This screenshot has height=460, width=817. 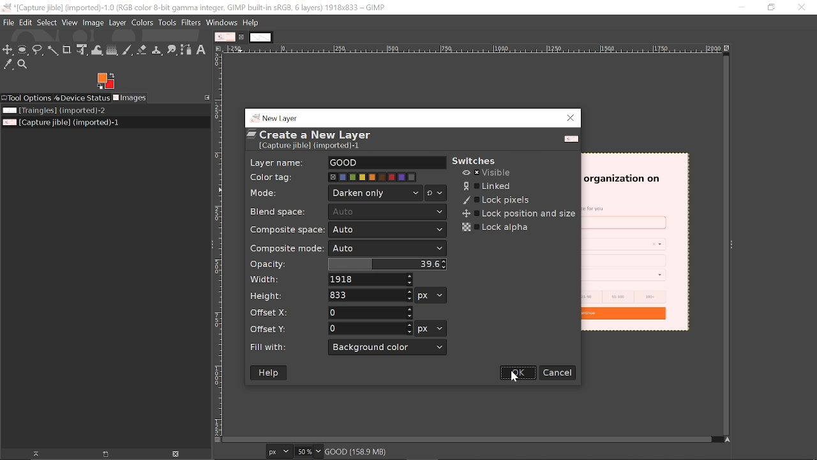 I want to click on Composite mode:, so click(x=284, y=248).